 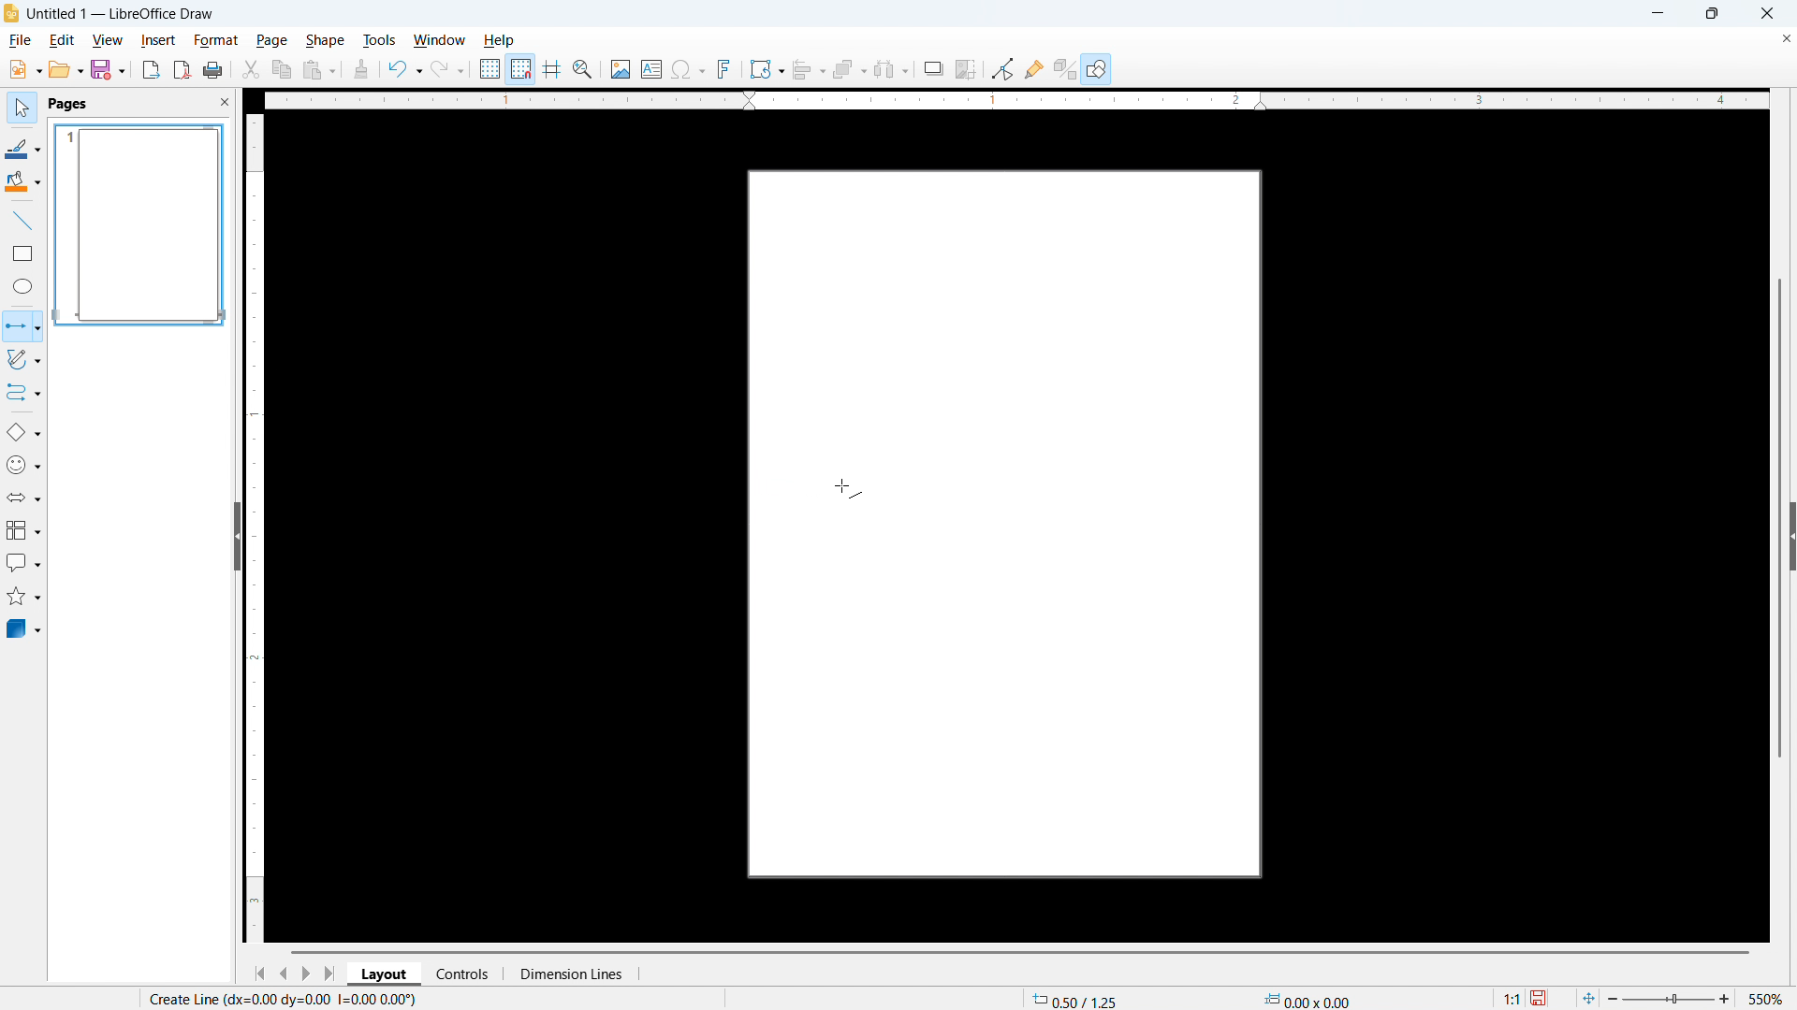 I want to click on save , so click(x=1542, y=996).